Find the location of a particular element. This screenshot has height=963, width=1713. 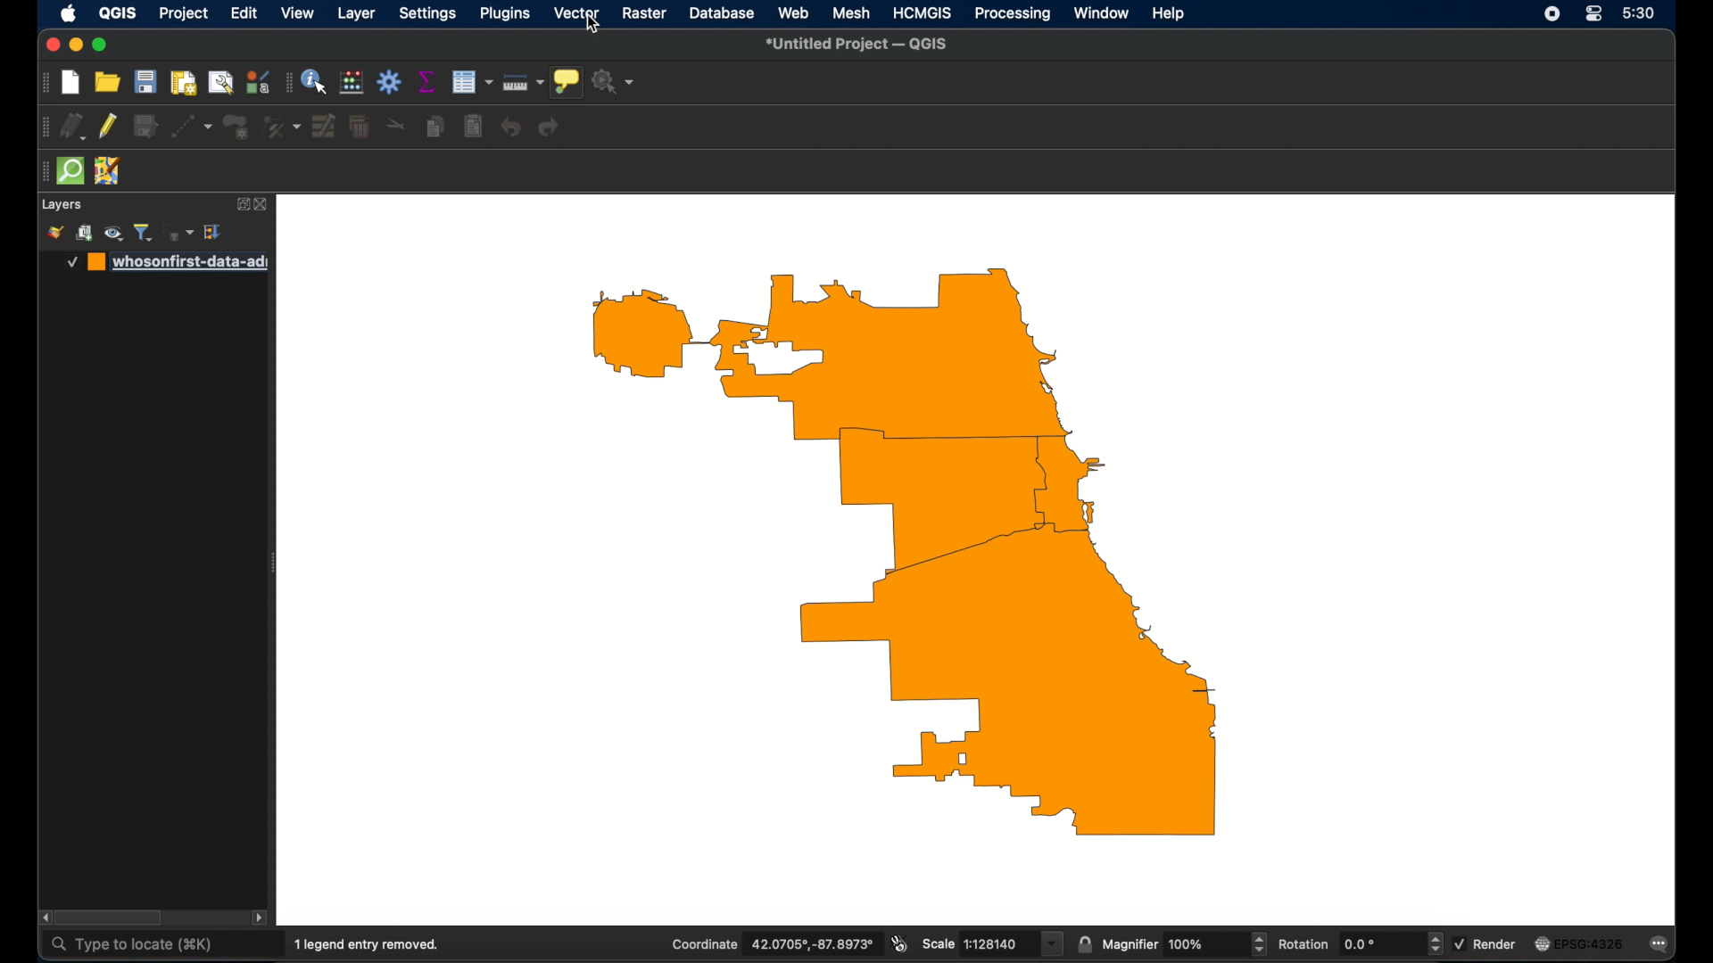

save project is located at coordinates (146, 82).